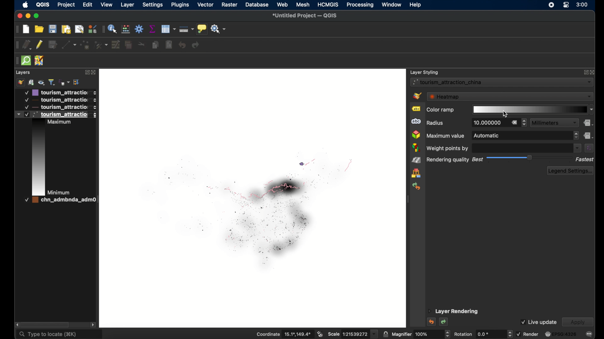 The image size is (604, 339). What do you see at coordinates (86, 73) in the screenshot?
I see `expand` at bounding box center [86, 73].